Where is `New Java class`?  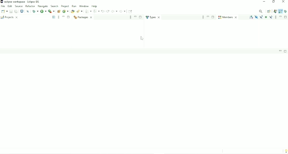
New Java class is located at coordinates (72, 11).